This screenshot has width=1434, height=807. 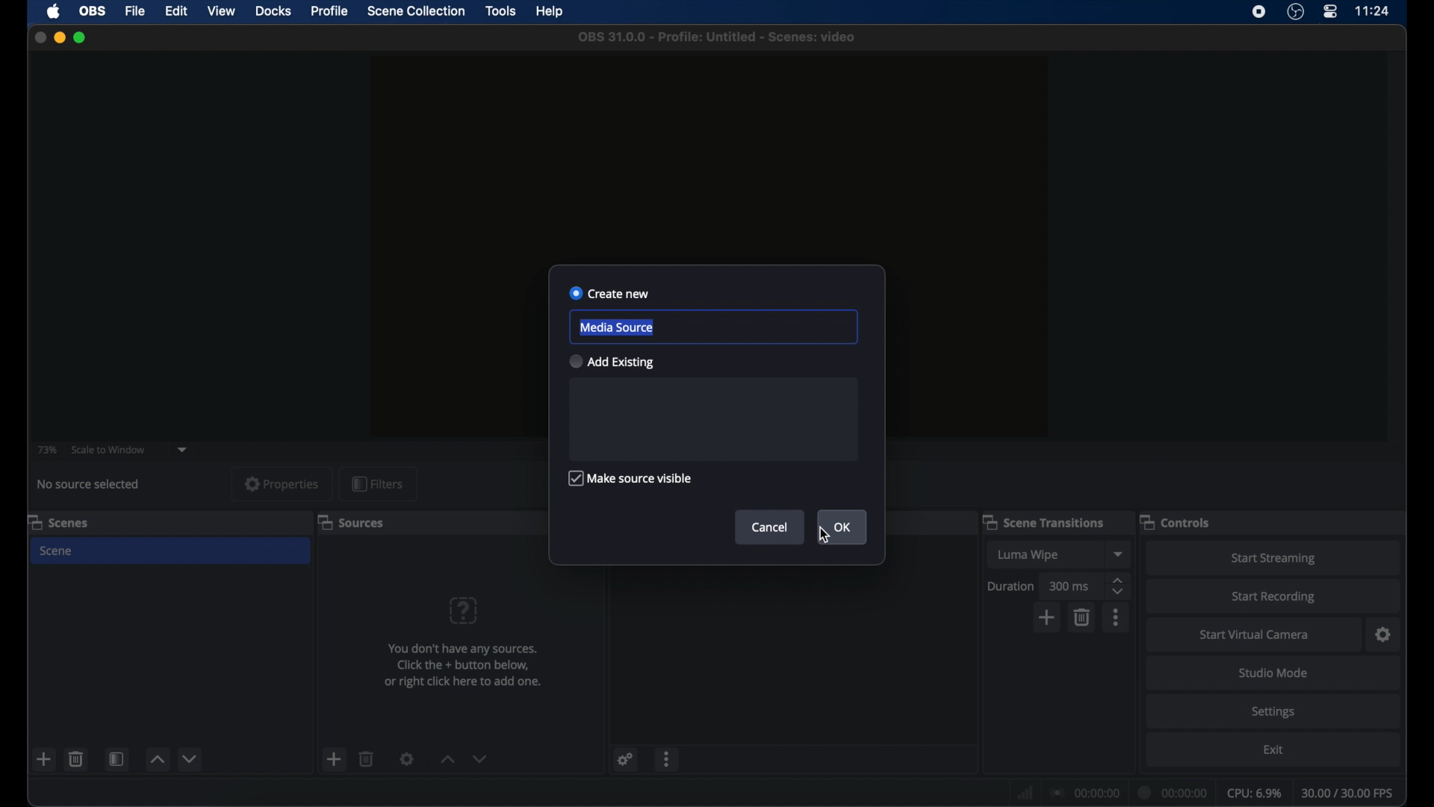 I want to click on 73%, so click(x=46, y=450).